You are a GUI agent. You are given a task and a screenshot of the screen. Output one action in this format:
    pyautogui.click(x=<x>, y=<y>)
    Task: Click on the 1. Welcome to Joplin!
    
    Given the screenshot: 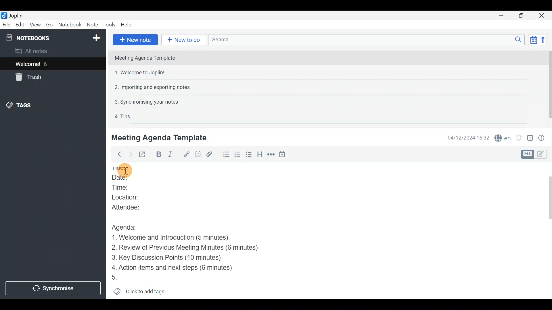 What is the action you would take?
    pyautogui.click(x=141, y=72)
    